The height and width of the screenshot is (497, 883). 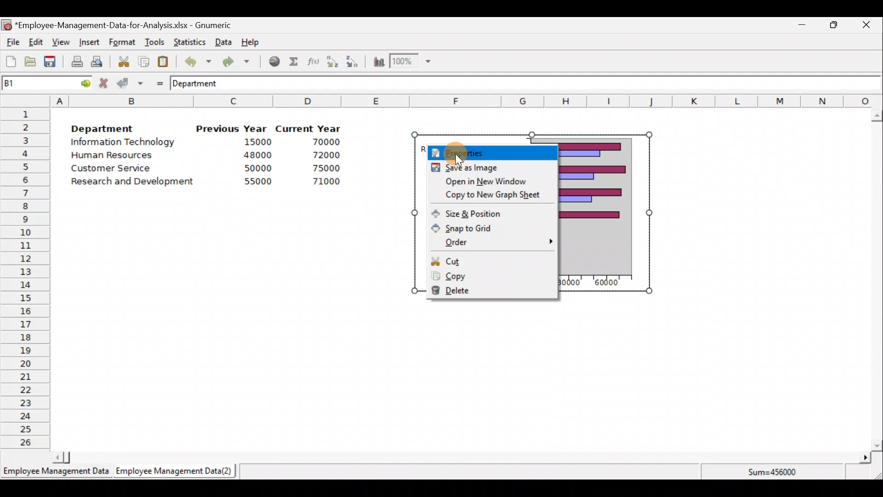 What do you see at coordinates (97, 60) in the screenshot?
I see `Print preview` at bounding box center [97, 60].